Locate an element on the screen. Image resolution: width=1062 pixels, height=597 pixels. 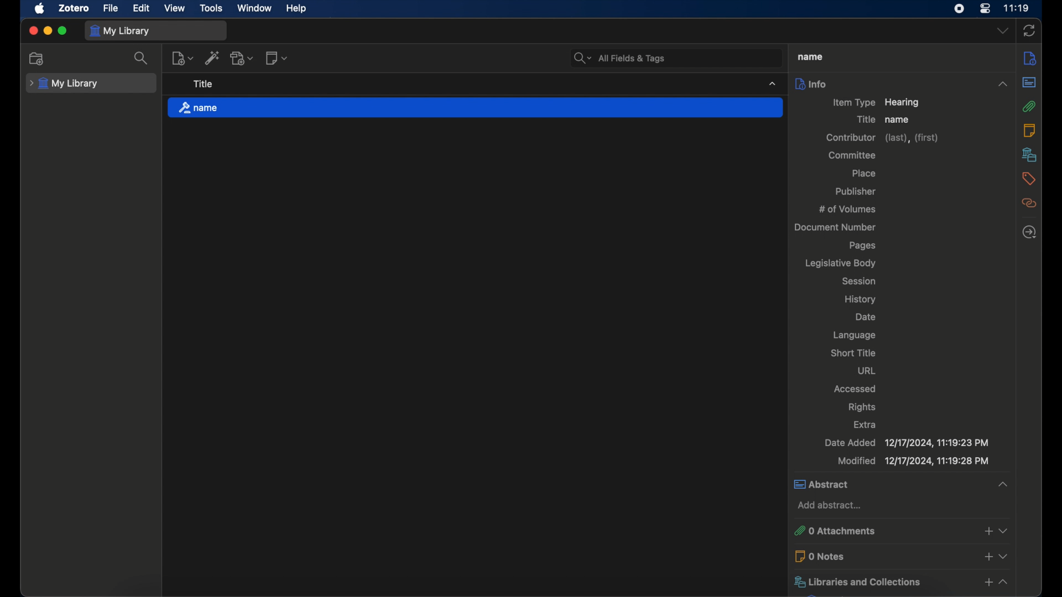
history is located at coordinates (862, 299).